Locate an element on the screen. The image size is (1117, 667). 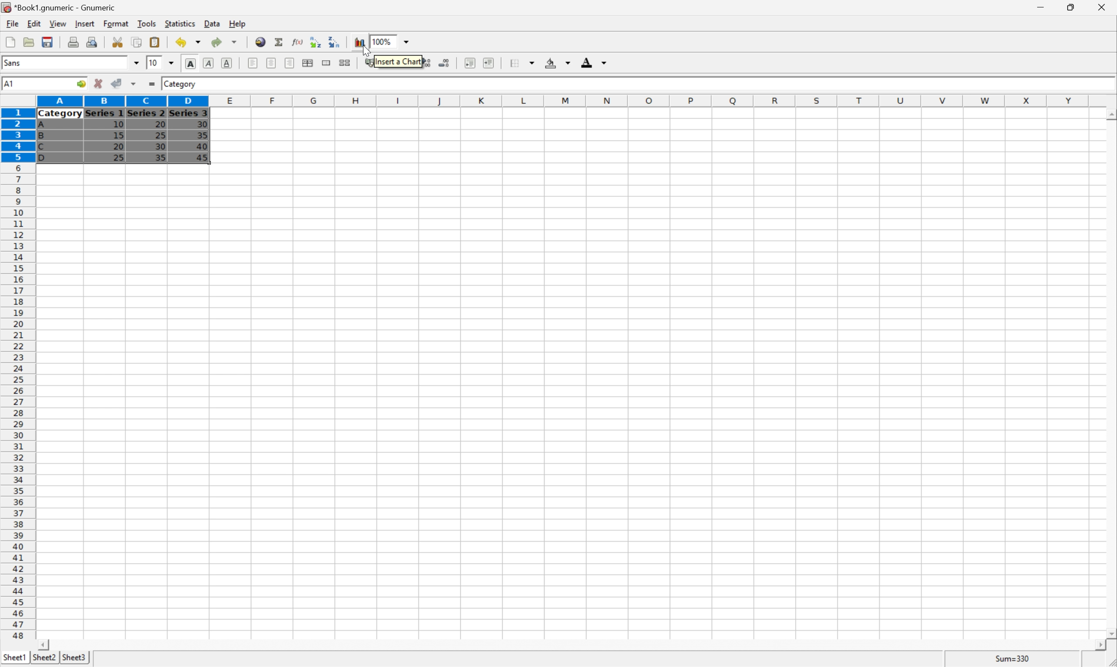
Insert a chart is located at coordinates (359, 42).